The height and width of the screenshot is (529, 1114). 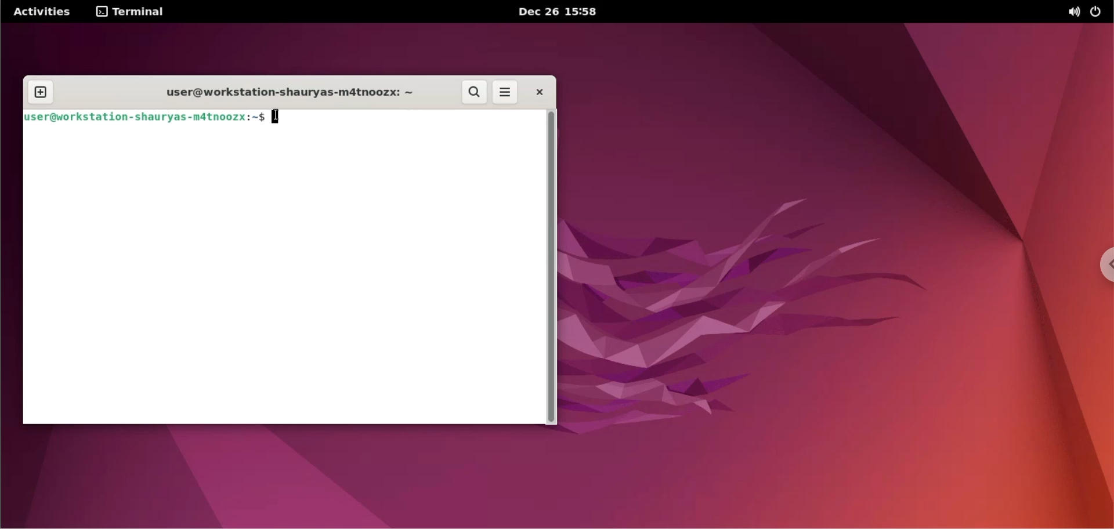 What do you see at coordinates (551, 267) in the screenshot?
I see `scrollbar` at bounding box center [551, 267].